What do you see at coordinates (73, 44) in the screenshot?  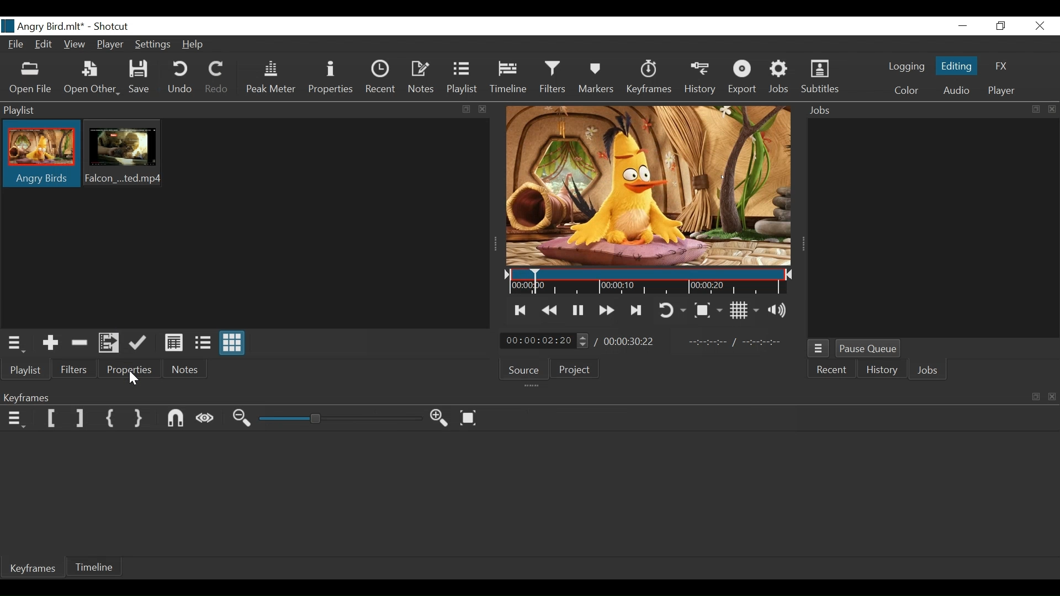 I see `View` at bounding box center [73, 44].